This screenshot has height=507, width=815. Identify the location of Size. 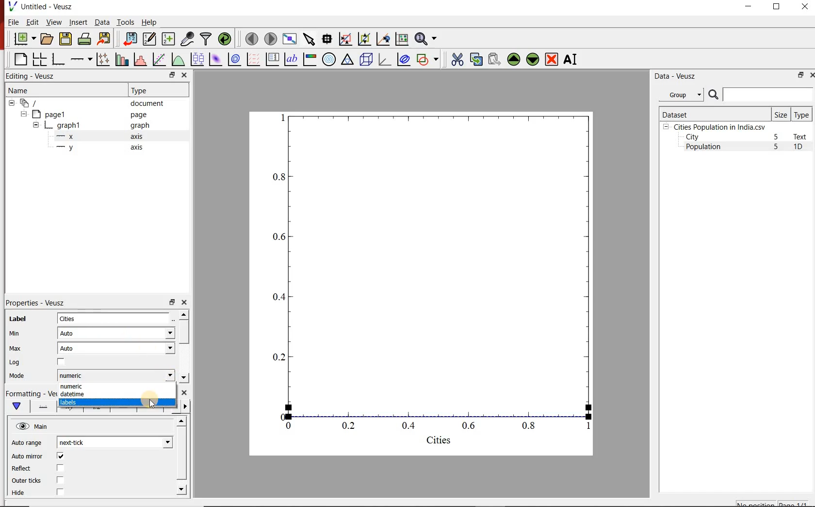
(781, 114).